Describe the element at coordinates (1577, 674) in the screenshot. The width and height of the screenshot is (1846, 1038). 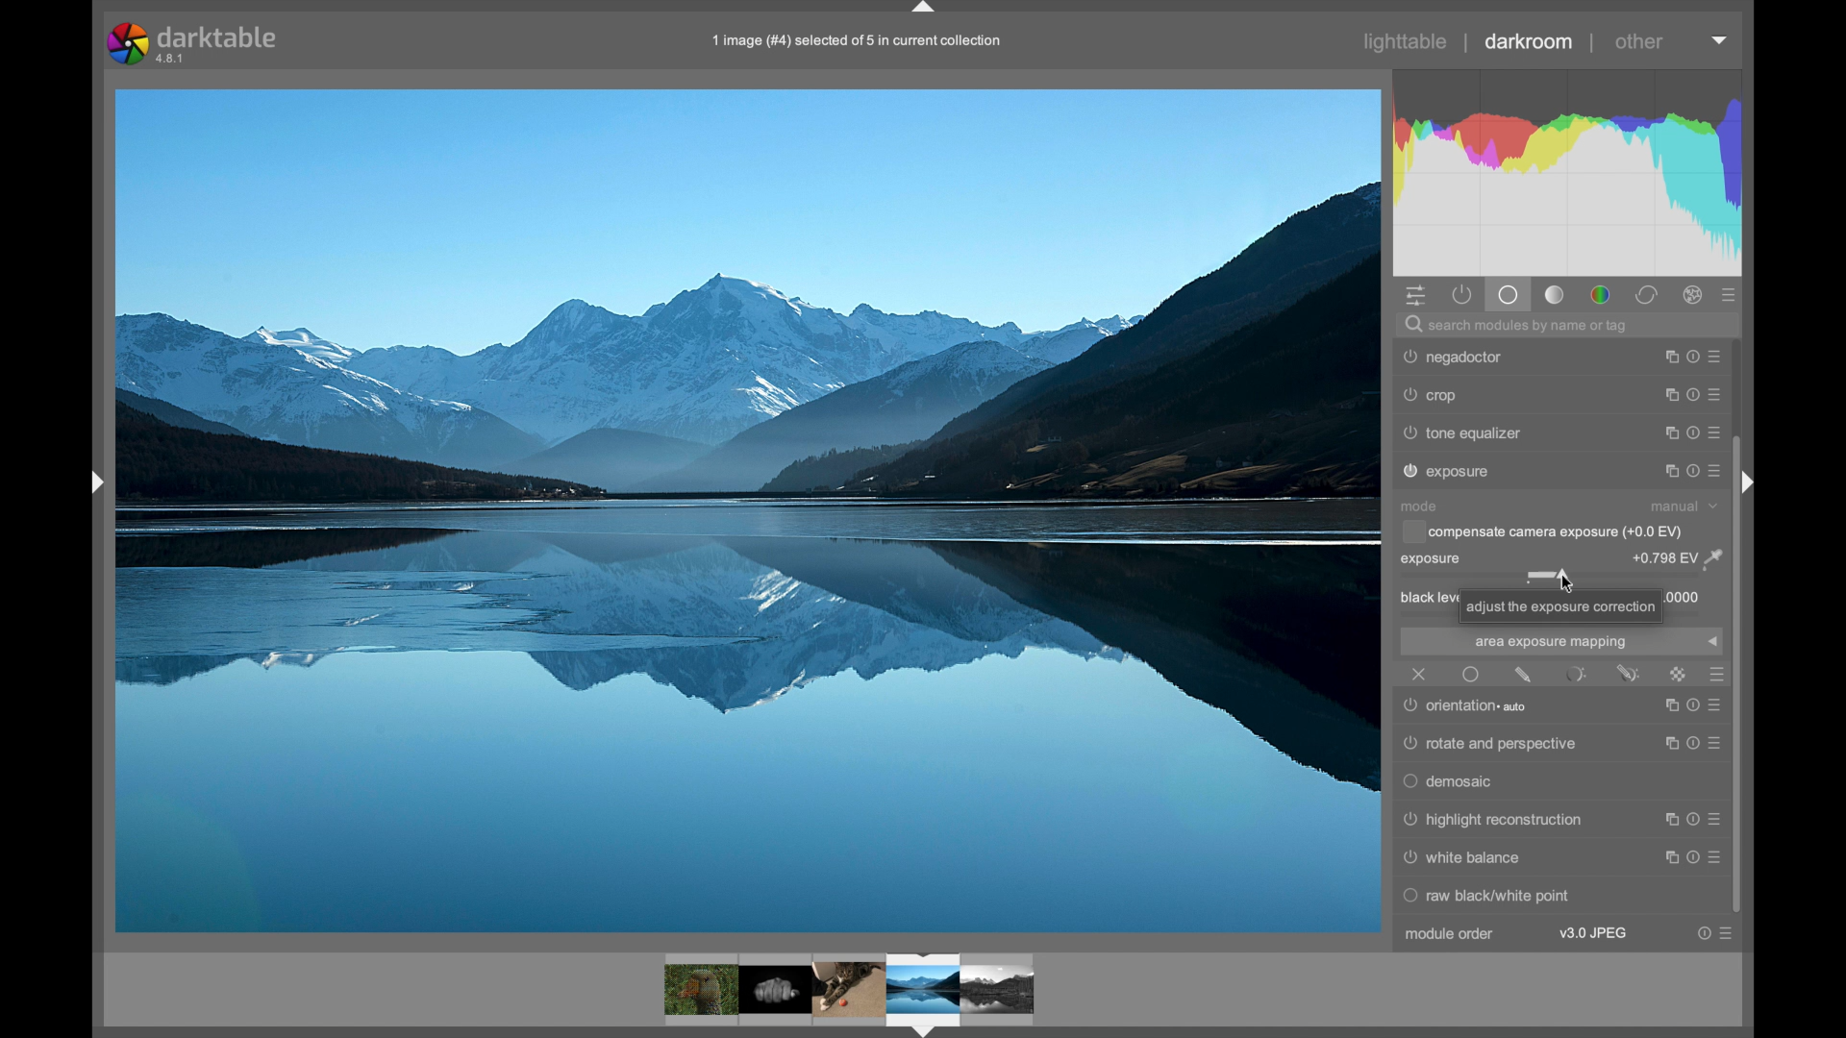
I see `parametric mask` at that location.